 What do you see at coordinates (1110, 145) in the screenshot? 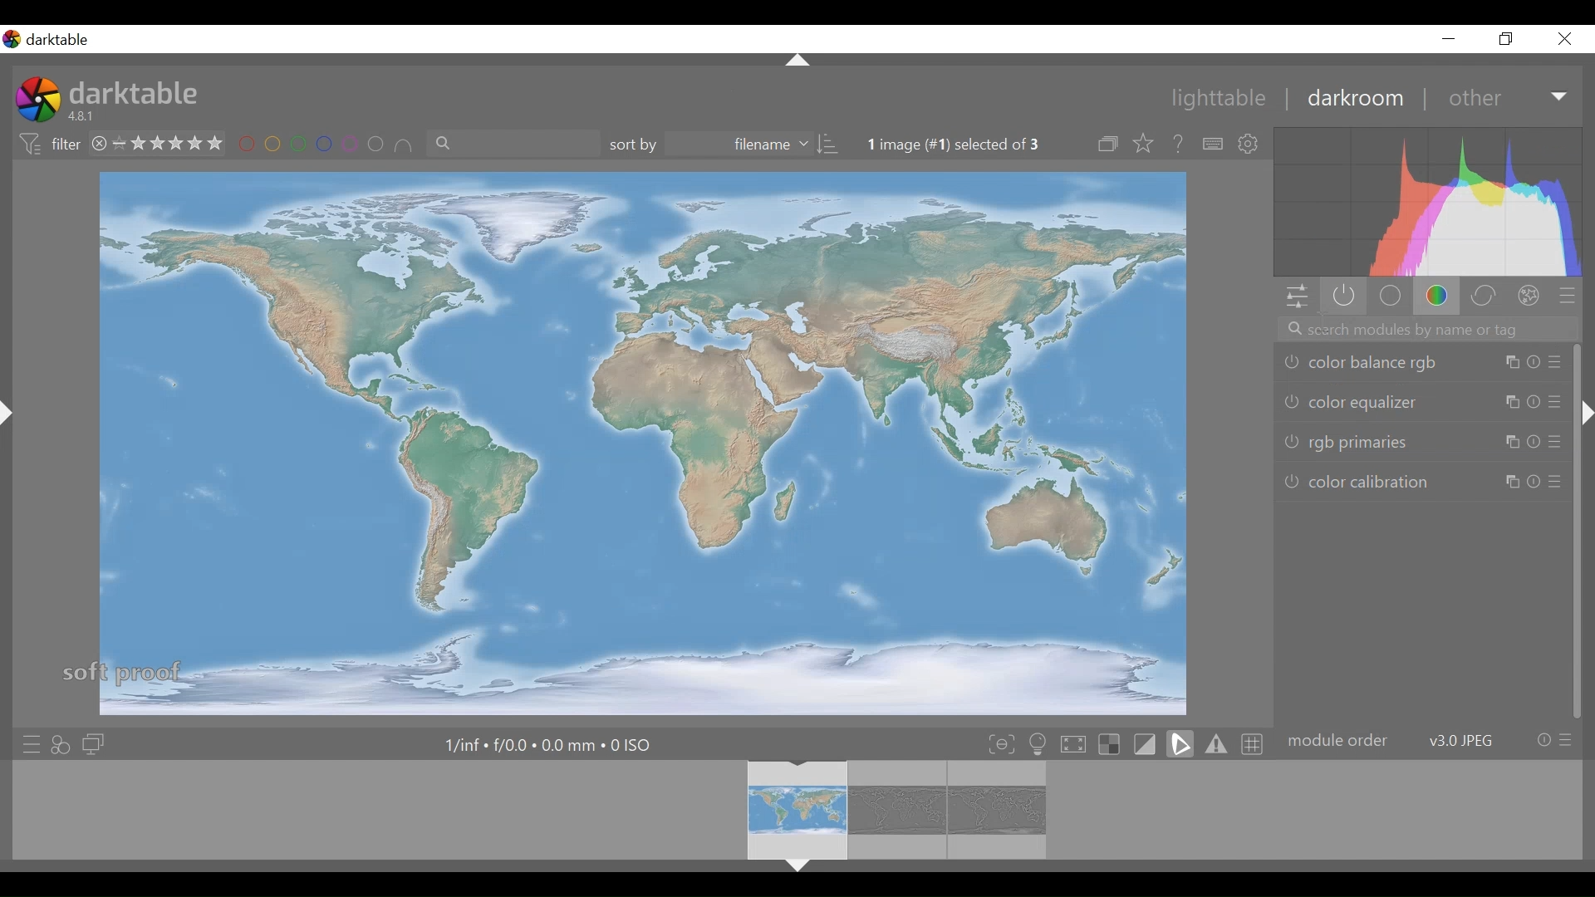
I see `collapse grouped image` at bounding box center [1110, 145].